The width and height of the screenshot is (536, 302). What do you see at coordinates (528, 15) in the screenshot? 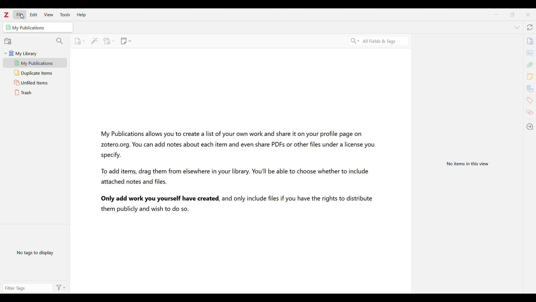
I see `Close interface` at bounding box center [528, 15].